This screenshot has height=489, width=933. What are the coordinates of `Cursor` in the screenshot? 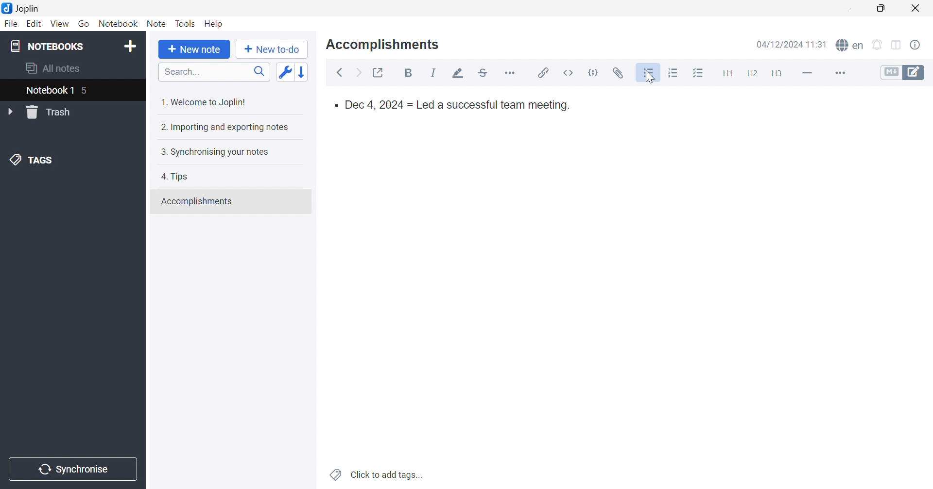 It's located at (647, 78).